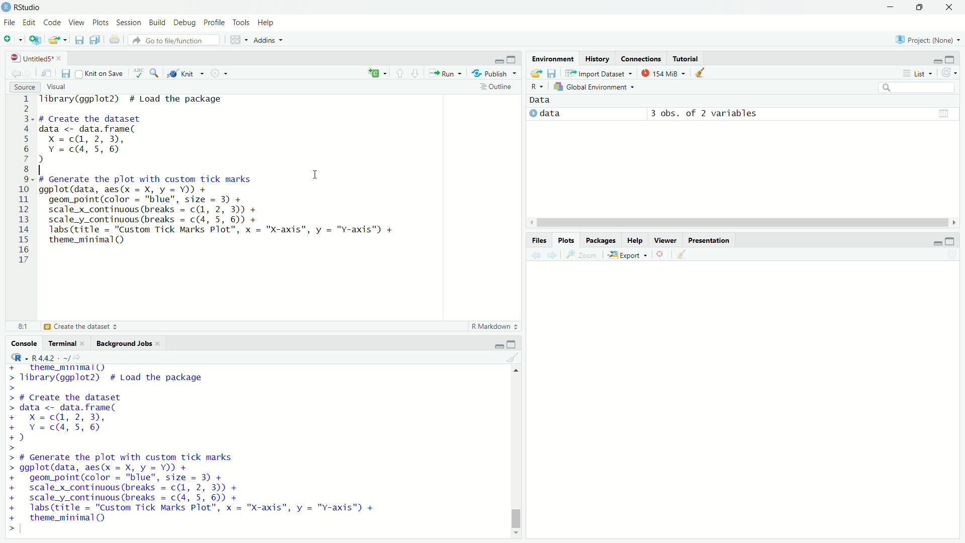 The image size is (965, 543). I want to click on spell check, so click(140, 73).